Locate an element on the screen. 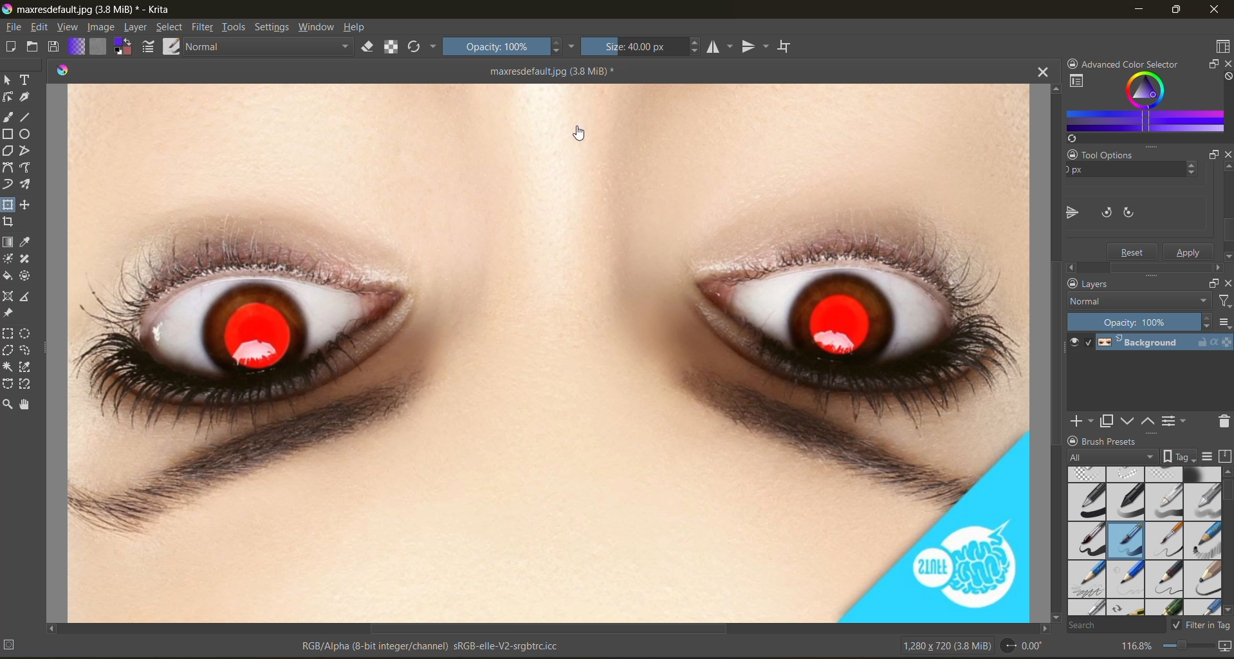 The image size is (1234, 659). zoom factor is located at coordinates (1139, 647).